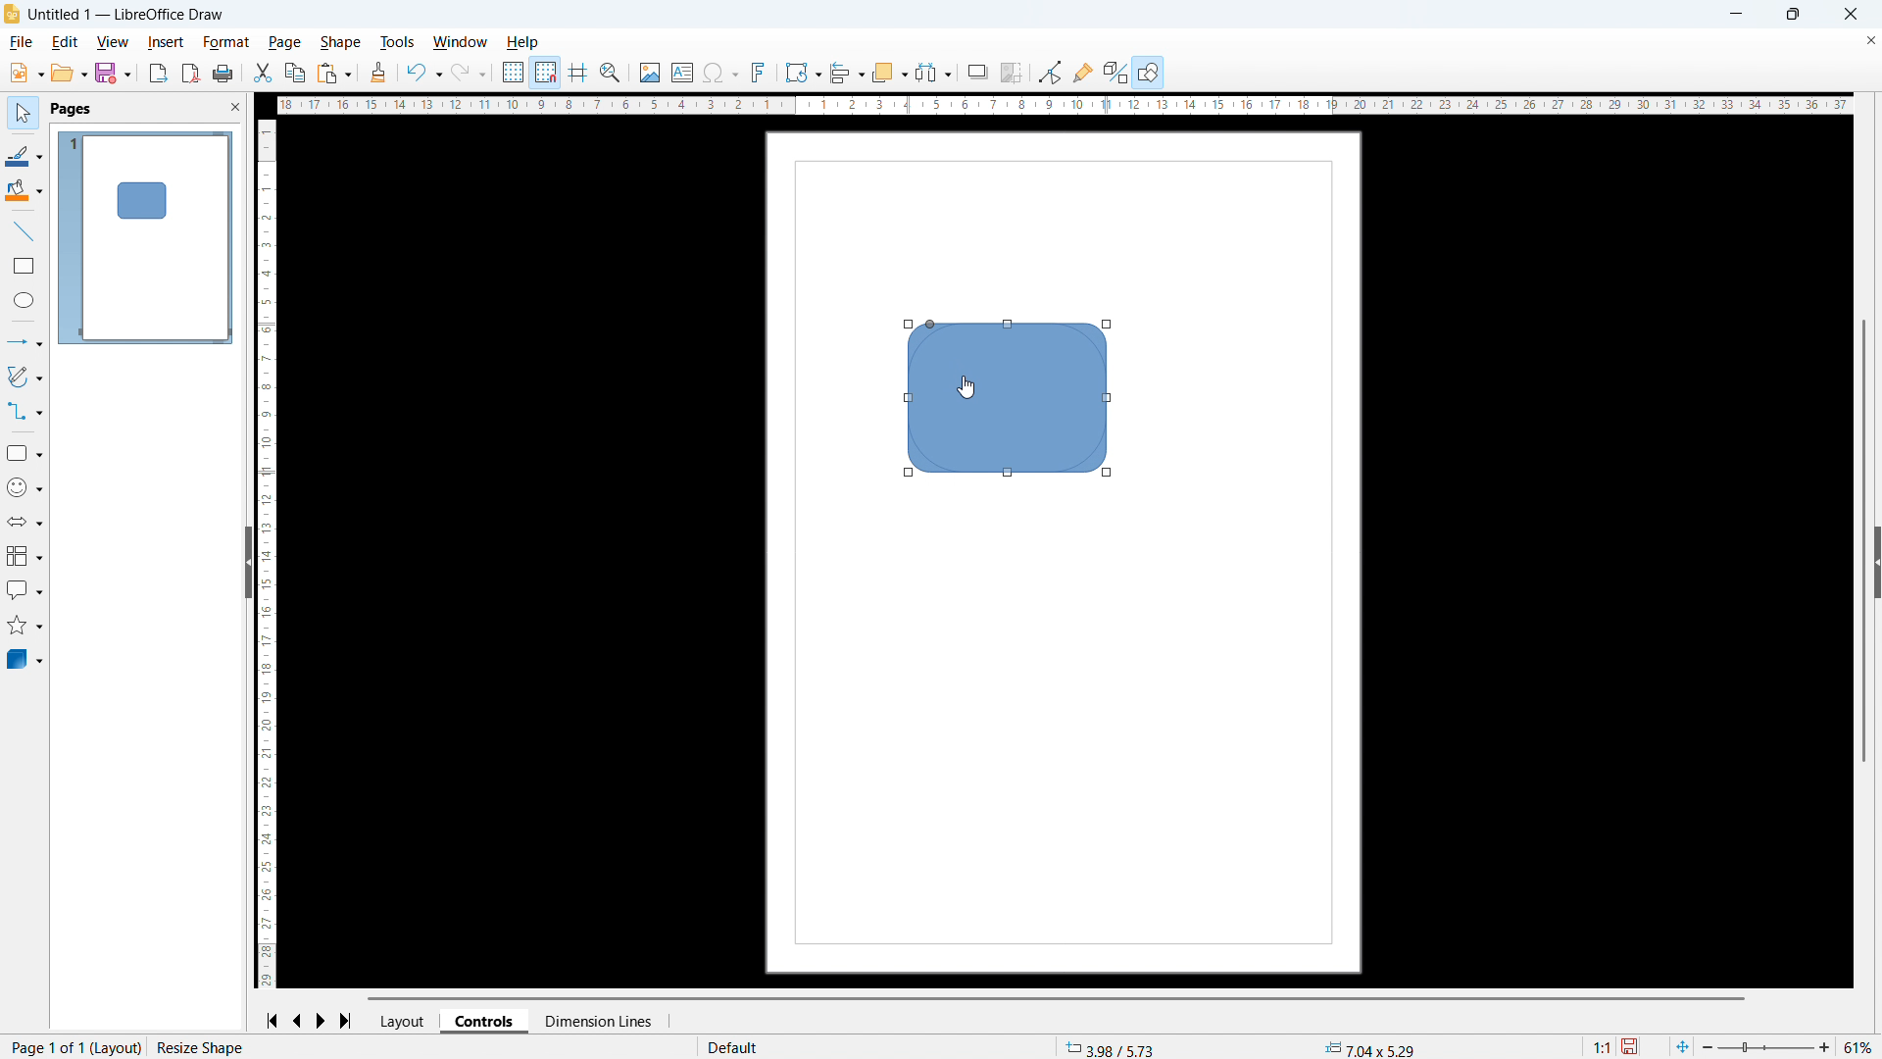  I want to click on Vertical scroll bar , so click(1864, 540).